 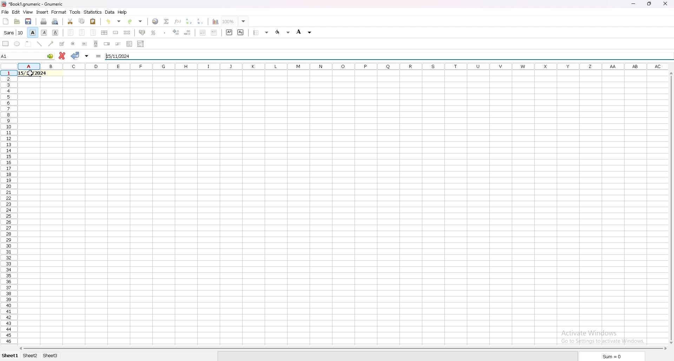 What do you see at coordinates (17, 21) in the screenshot?
I see `open` at bounding box center [17, 21].